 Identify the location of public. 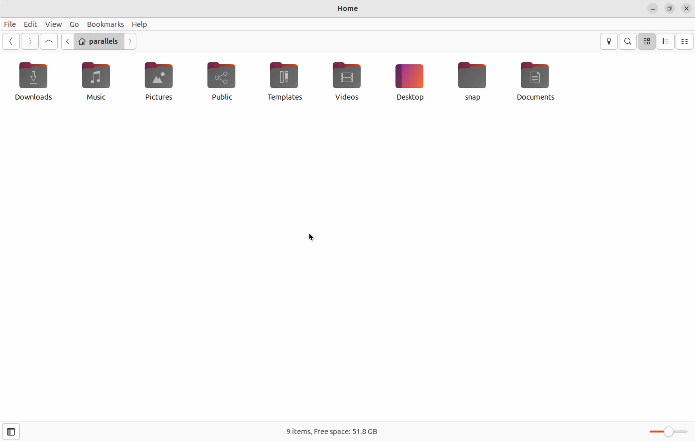
(222, 81).